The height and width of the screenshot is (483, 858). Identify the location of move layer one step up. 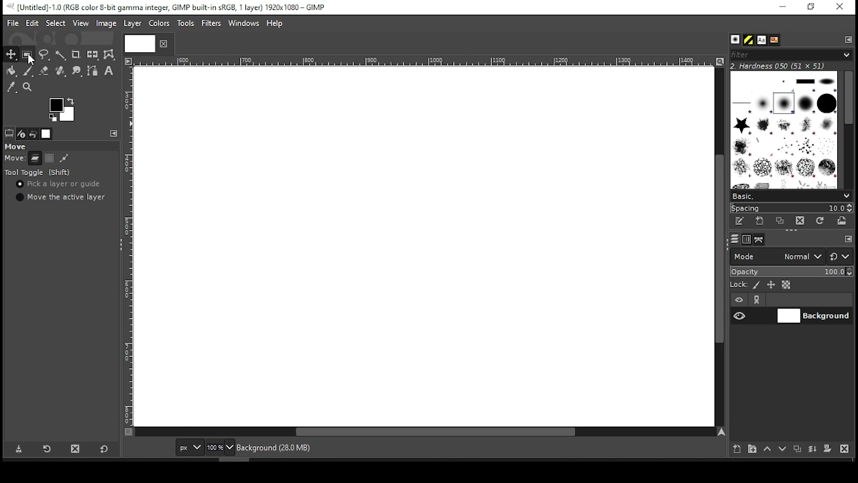
(768, 450).